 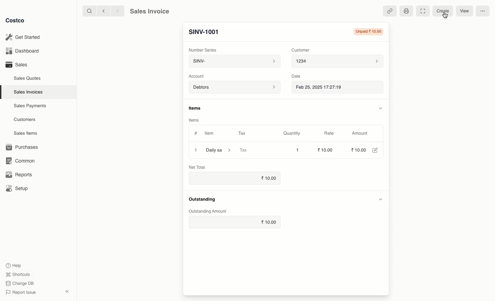 I want to click on Feb 25, 2025 17:27:19, so click(x=323, y=88).